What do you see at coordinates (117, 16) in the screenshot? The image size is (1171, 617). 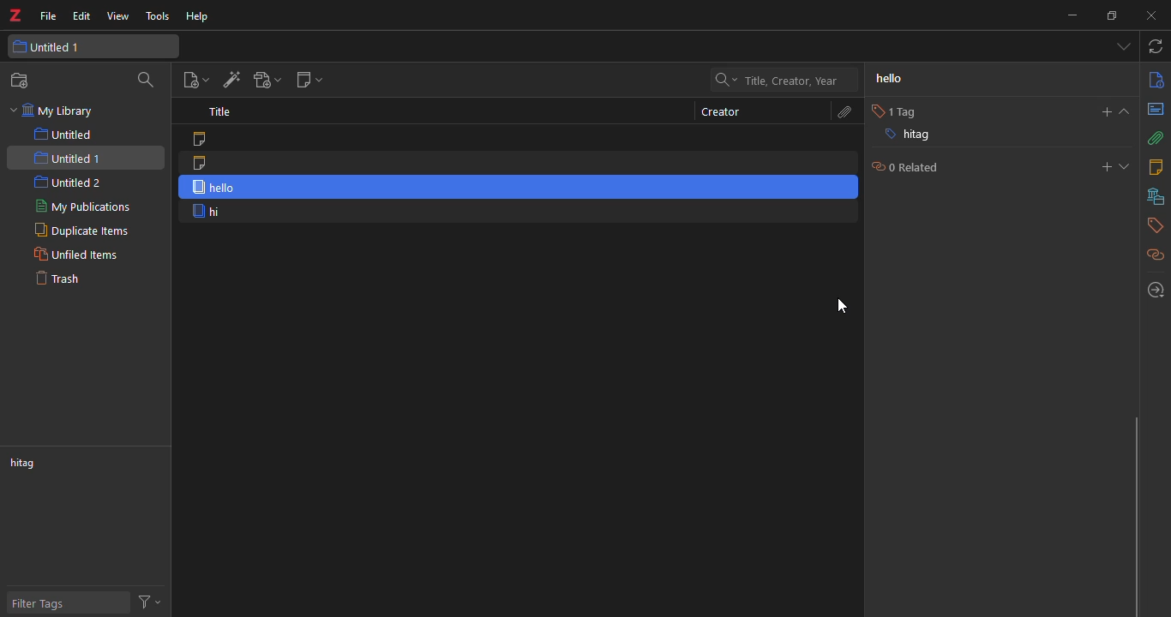 I see `view` at bounding box center [117, 16].